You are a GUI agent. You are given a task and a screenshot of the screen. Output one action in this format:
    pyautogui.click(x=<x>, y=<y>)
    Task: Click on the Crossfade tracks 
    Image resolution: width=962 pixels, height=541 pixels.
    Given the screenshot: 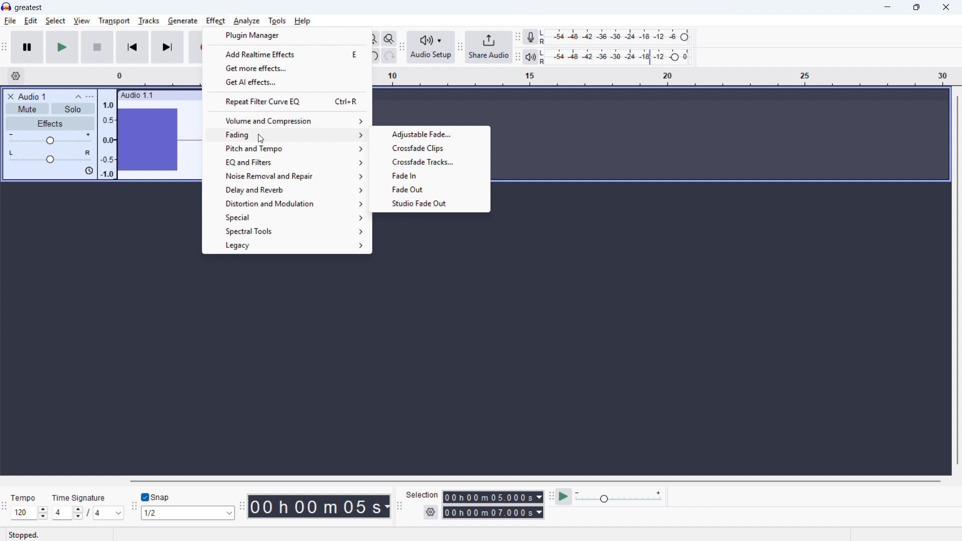 What is the action you would take?
    pyautogui.click(x=431, y=161)
    